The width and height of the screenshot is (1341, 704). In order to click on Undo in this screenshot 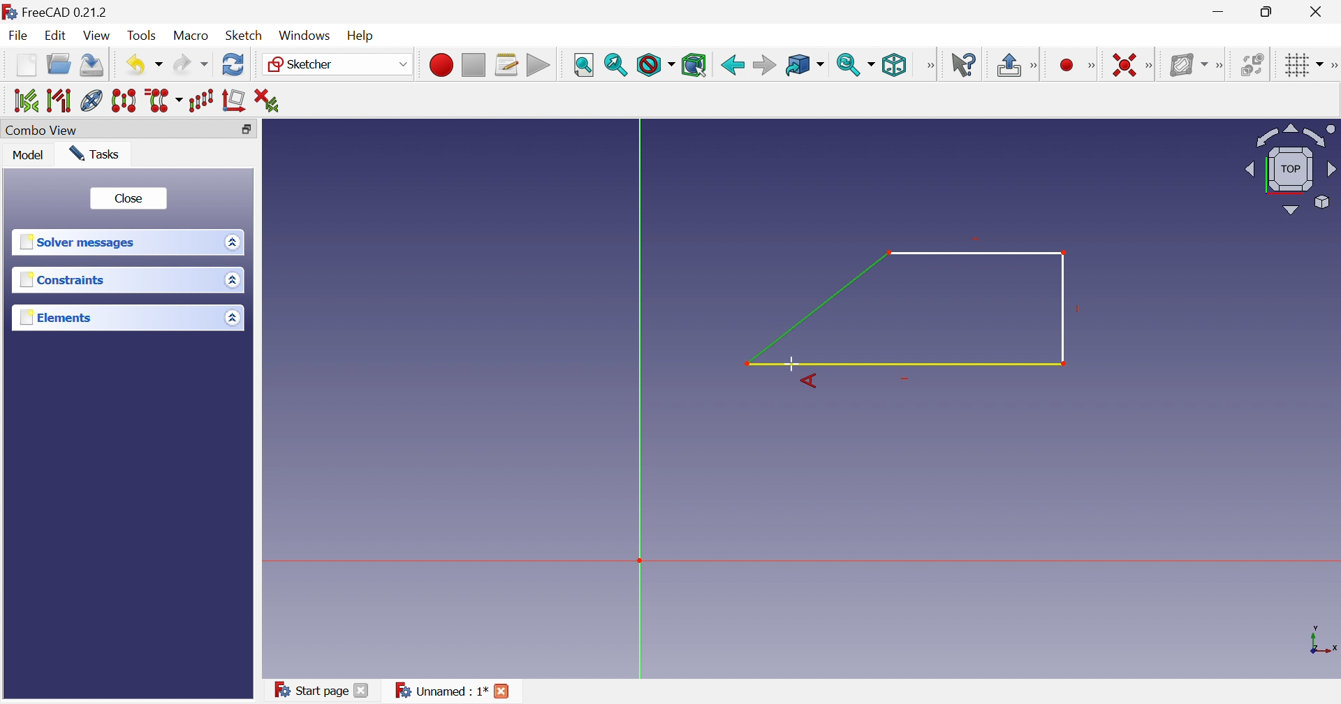, I will do `click(133, 64)`.